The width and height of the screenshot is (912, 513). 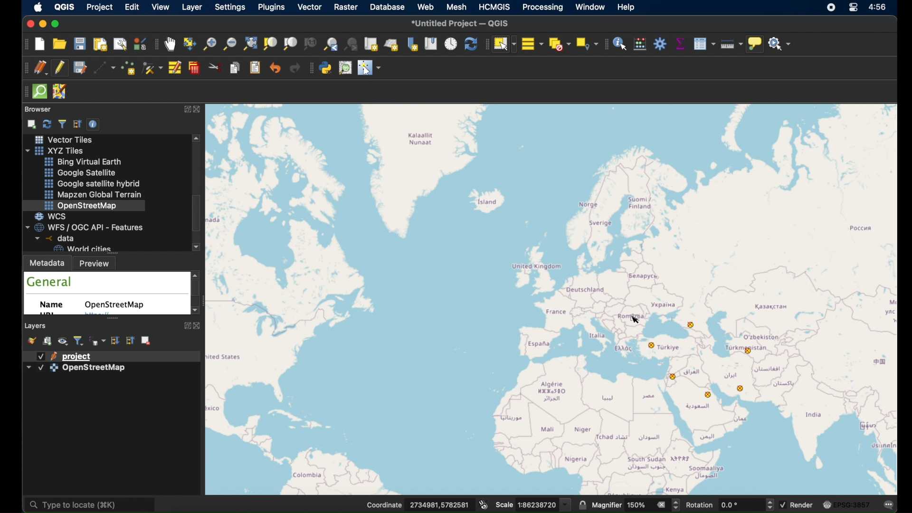 What do you see at coordinates (79, 68) in the screenshot?
I see `save project` at bounding box center [79, 68].